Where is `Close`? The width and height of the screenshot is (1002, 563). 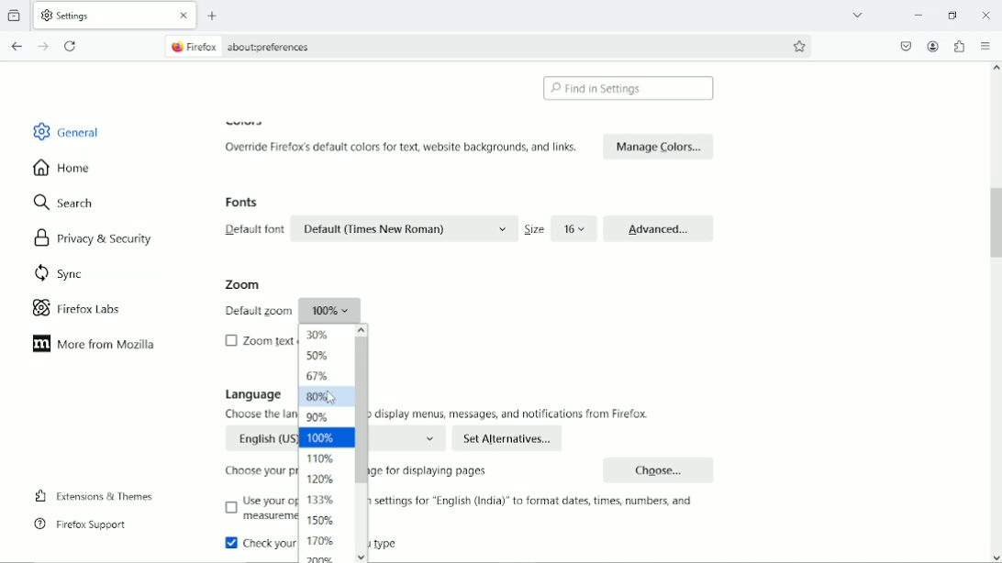
Close is located at coordinates (985, 14).